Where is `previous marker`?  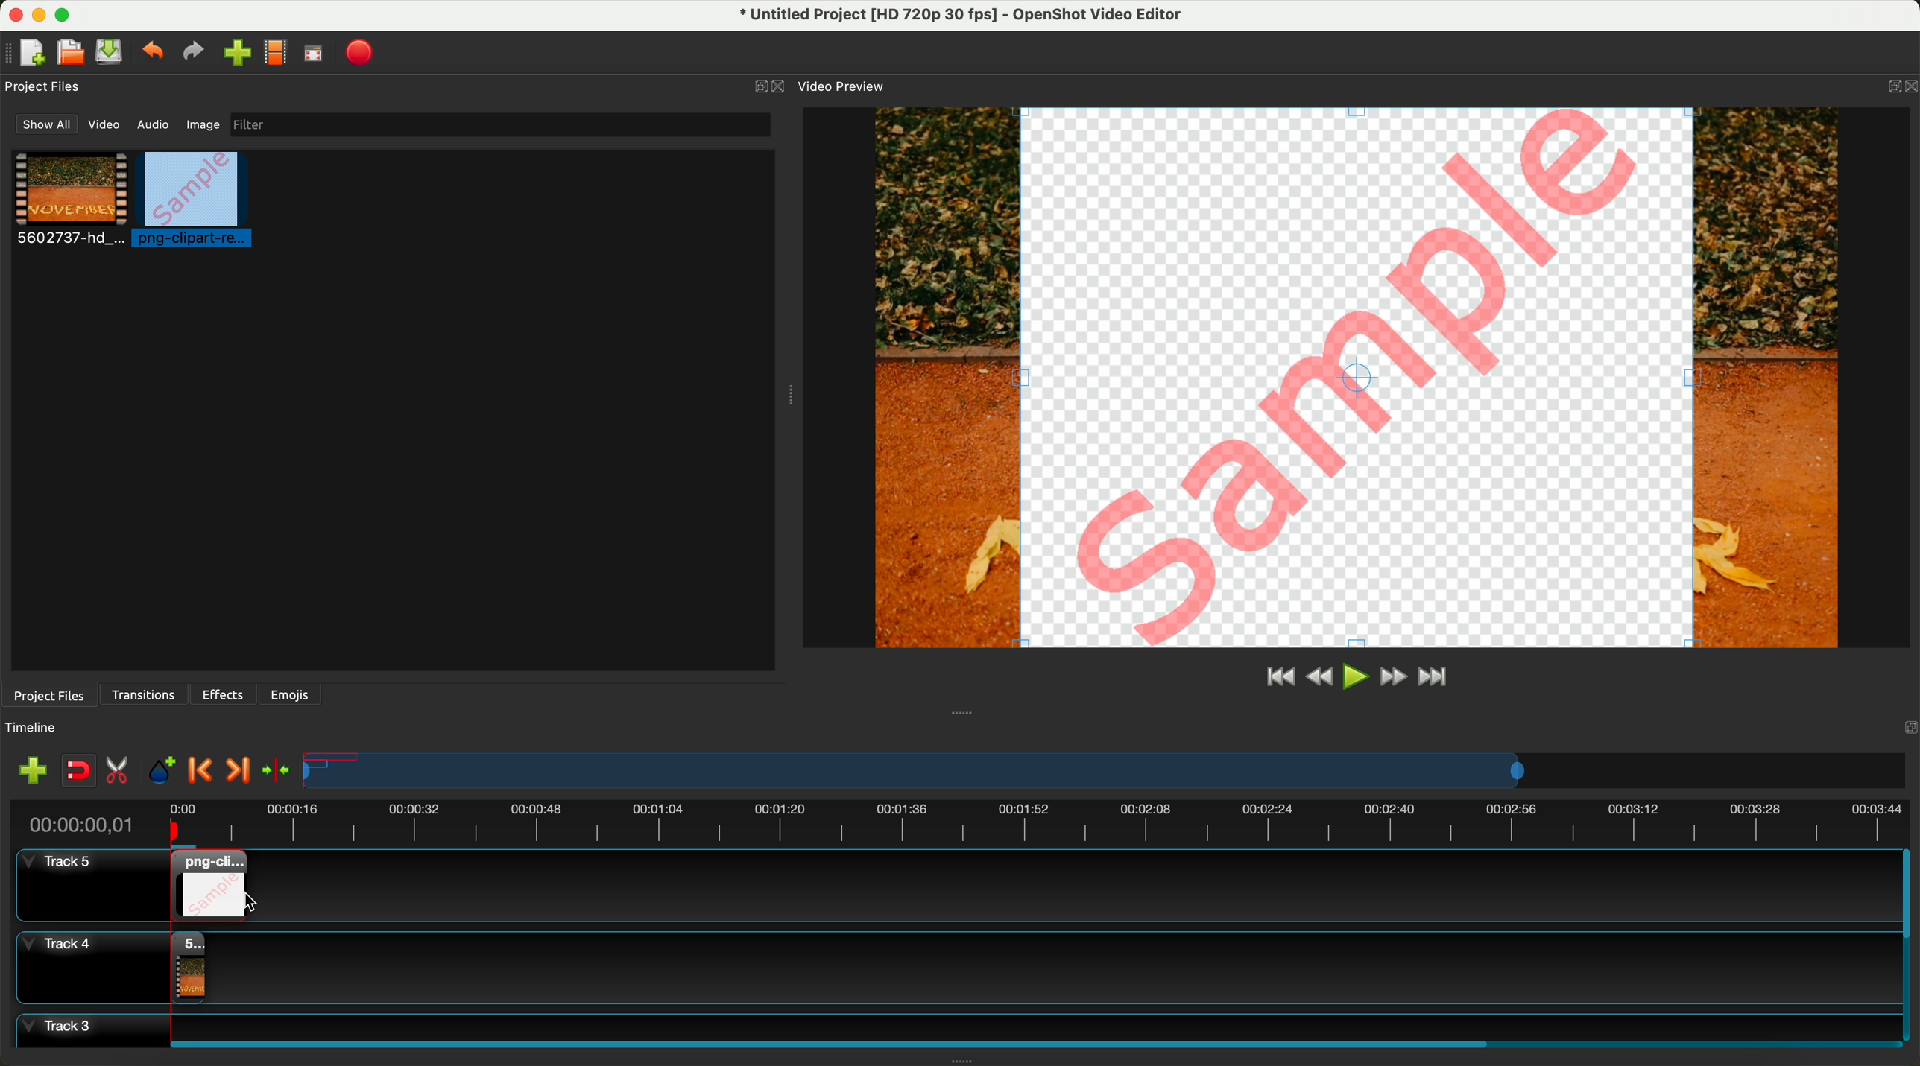
previous marker is located at coordinates (204, 771).